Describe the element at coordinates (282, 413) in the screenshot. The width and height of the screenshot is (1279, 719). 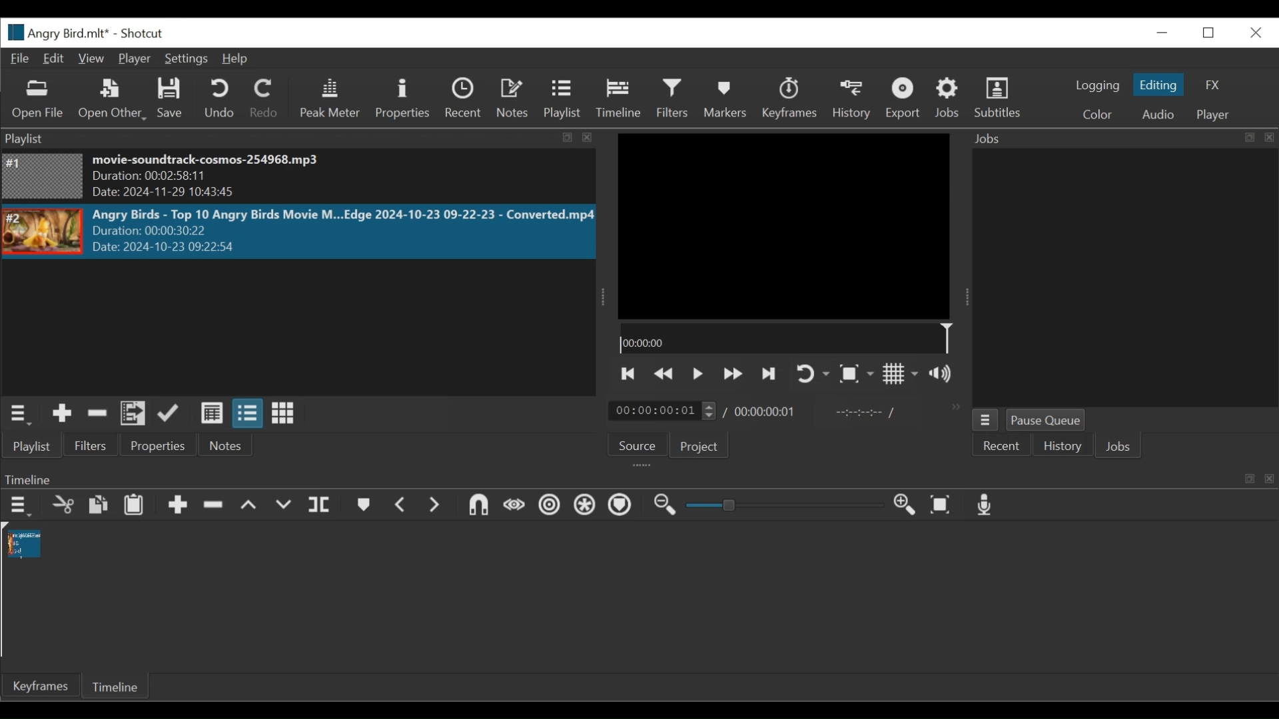
I see `View as icons` at that location.